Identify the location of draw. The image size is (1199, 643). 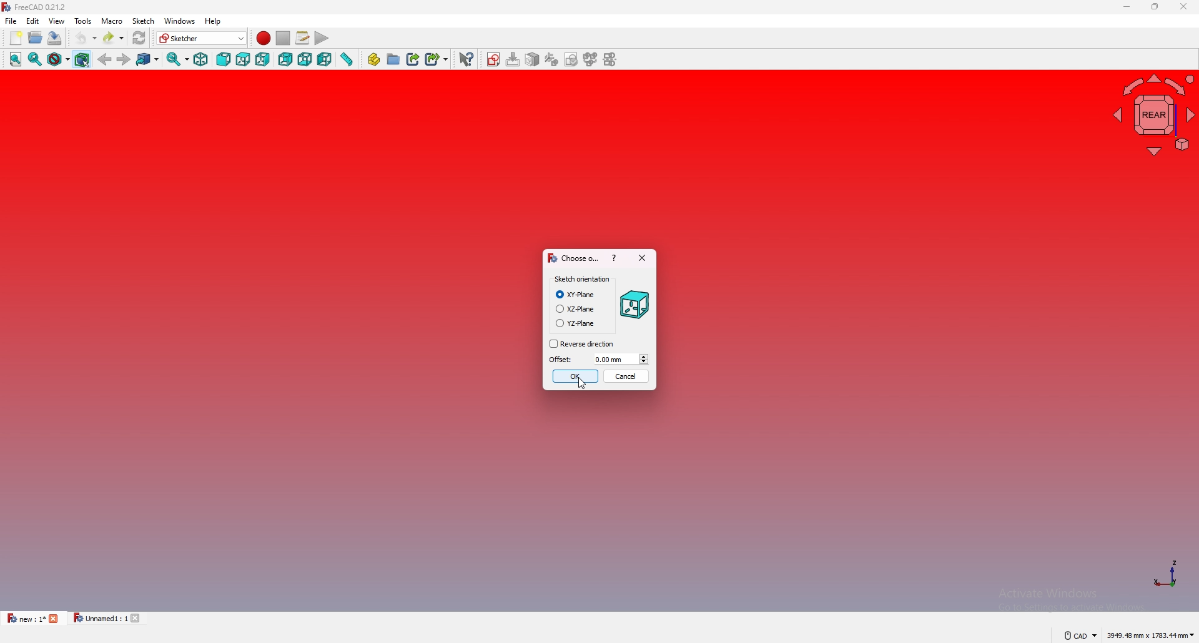
(572, 59).